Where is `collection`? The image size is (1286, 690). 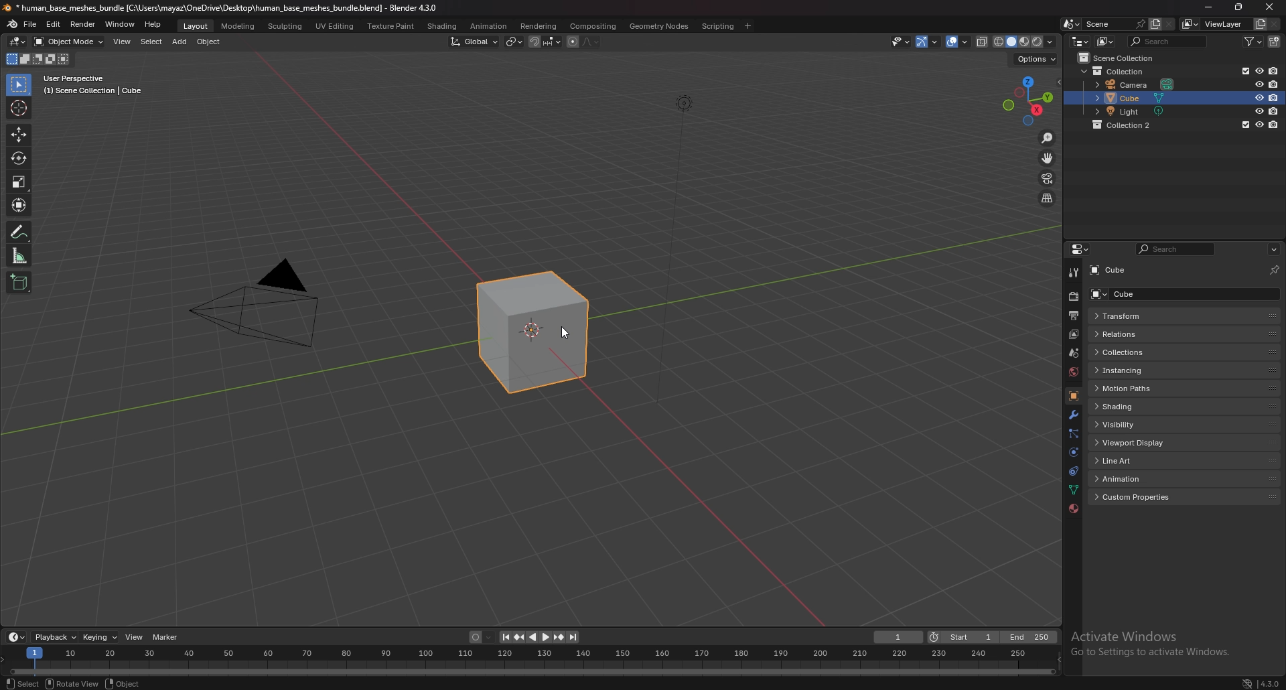 collection is located at coordinates (1130, 125).